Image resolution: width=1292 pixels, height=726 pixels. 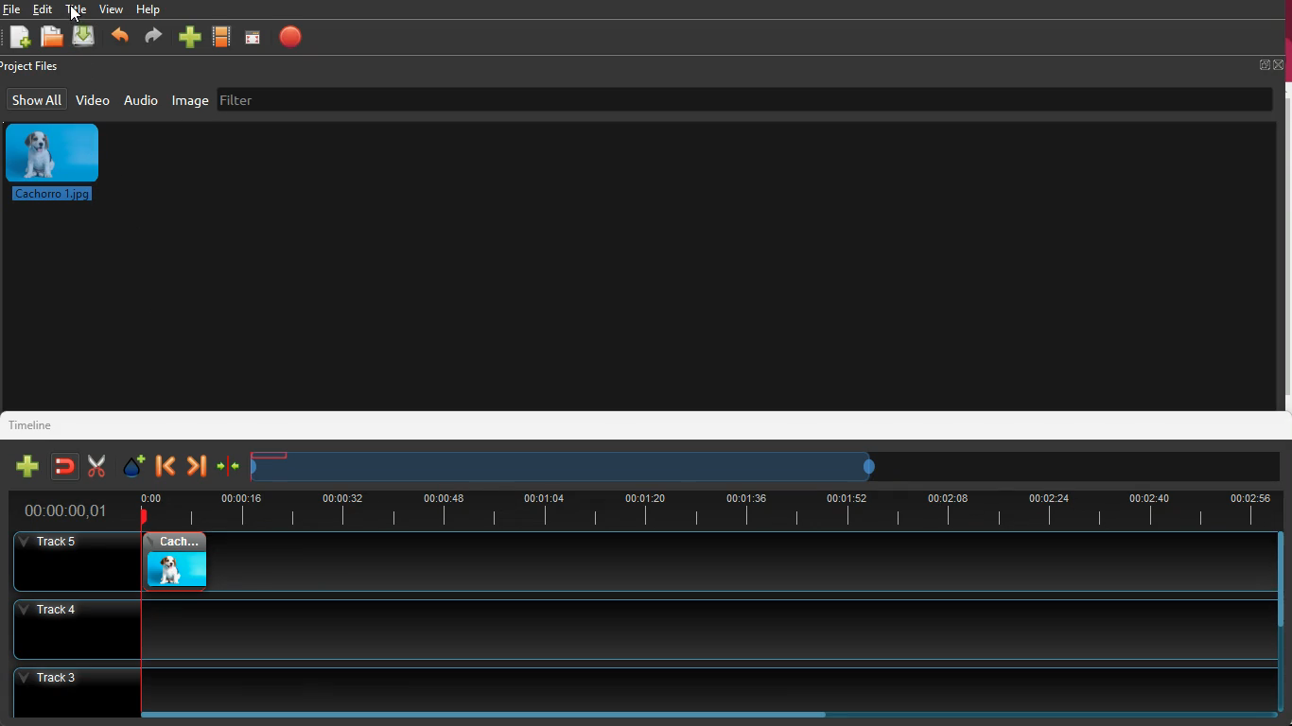 I want to click on file, so click(x=12, y=9).